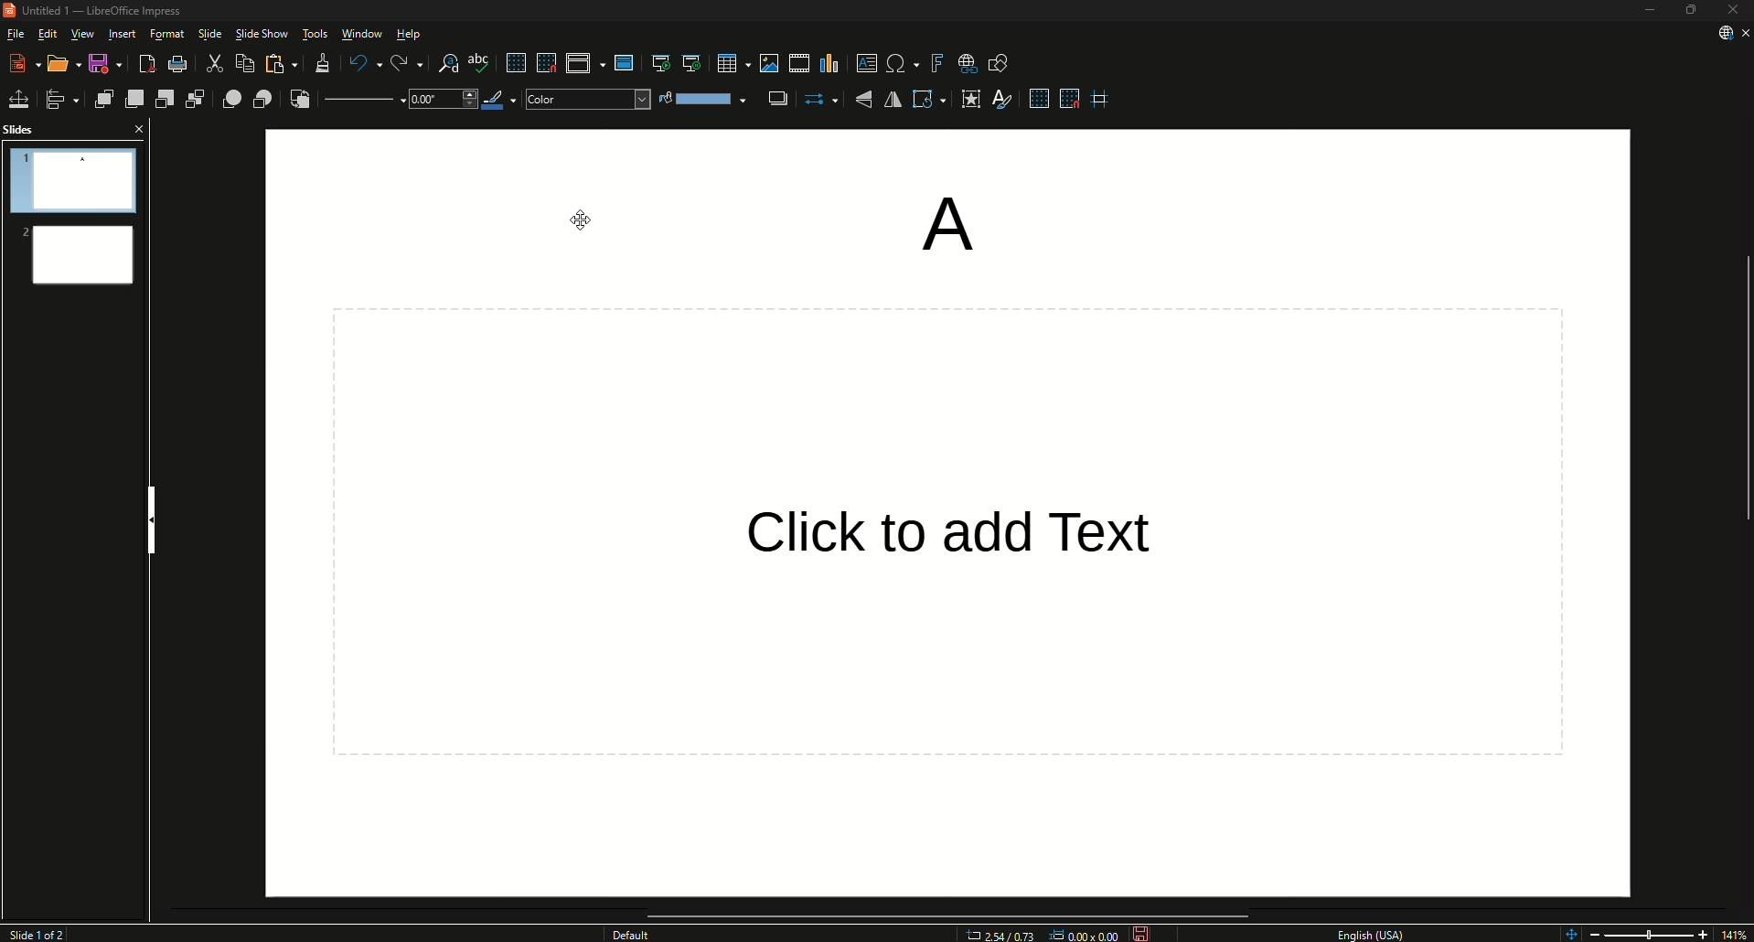 This screenshot has width=1754, height=942. What do you see at coordinates (401, 60) in the screenshot?
I see `Redo` at bounding box center [401, 60].